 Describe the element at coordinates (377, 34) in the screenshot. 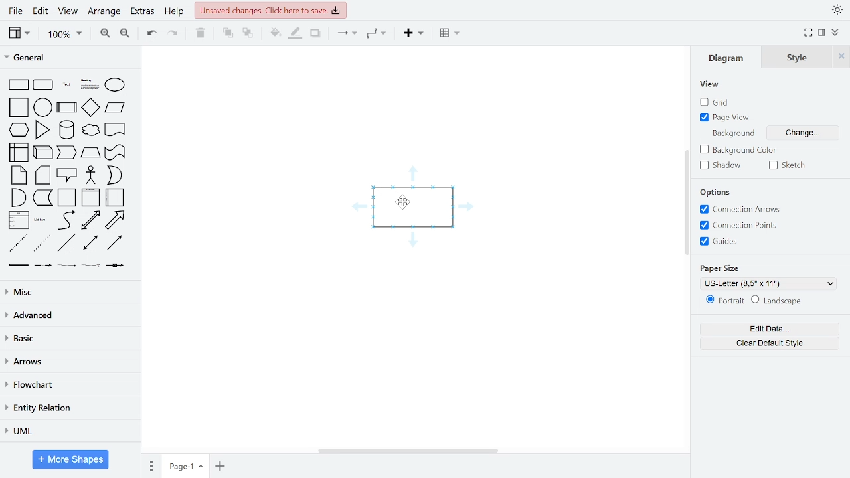

I see `waypoints` at that location.